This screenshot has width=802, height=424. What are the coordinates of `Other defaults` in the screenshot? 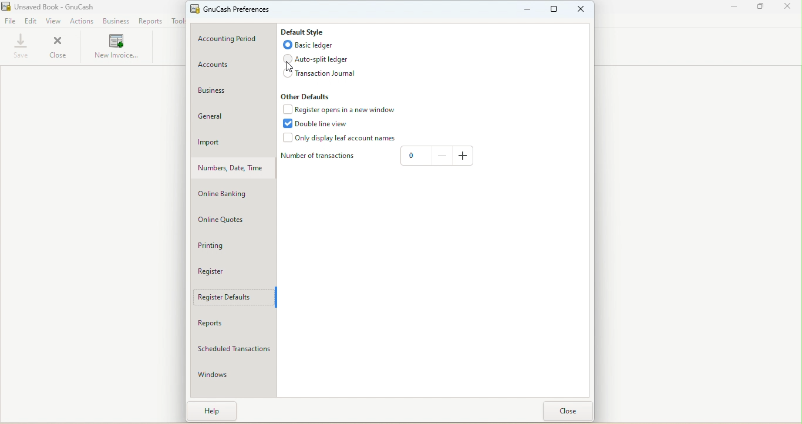 It's located at (306, 96).